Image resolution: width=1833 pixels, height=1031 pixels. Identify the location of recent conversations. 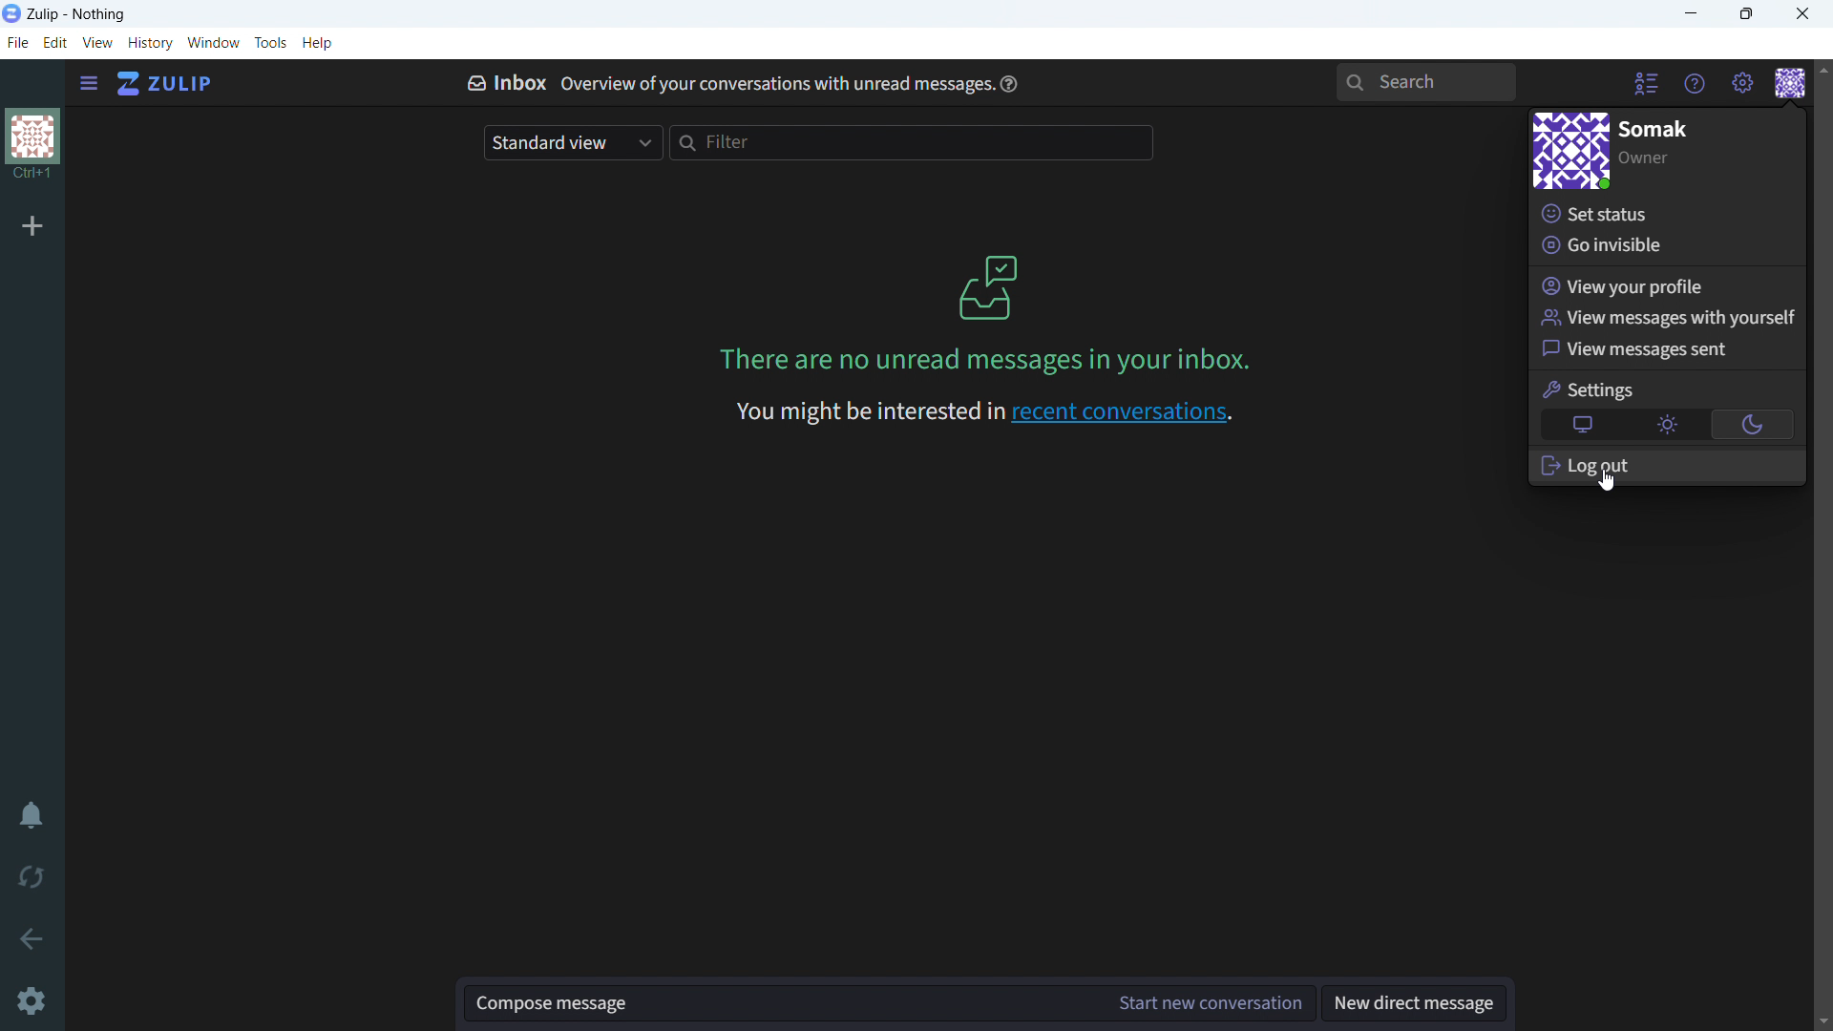
(980, 413).